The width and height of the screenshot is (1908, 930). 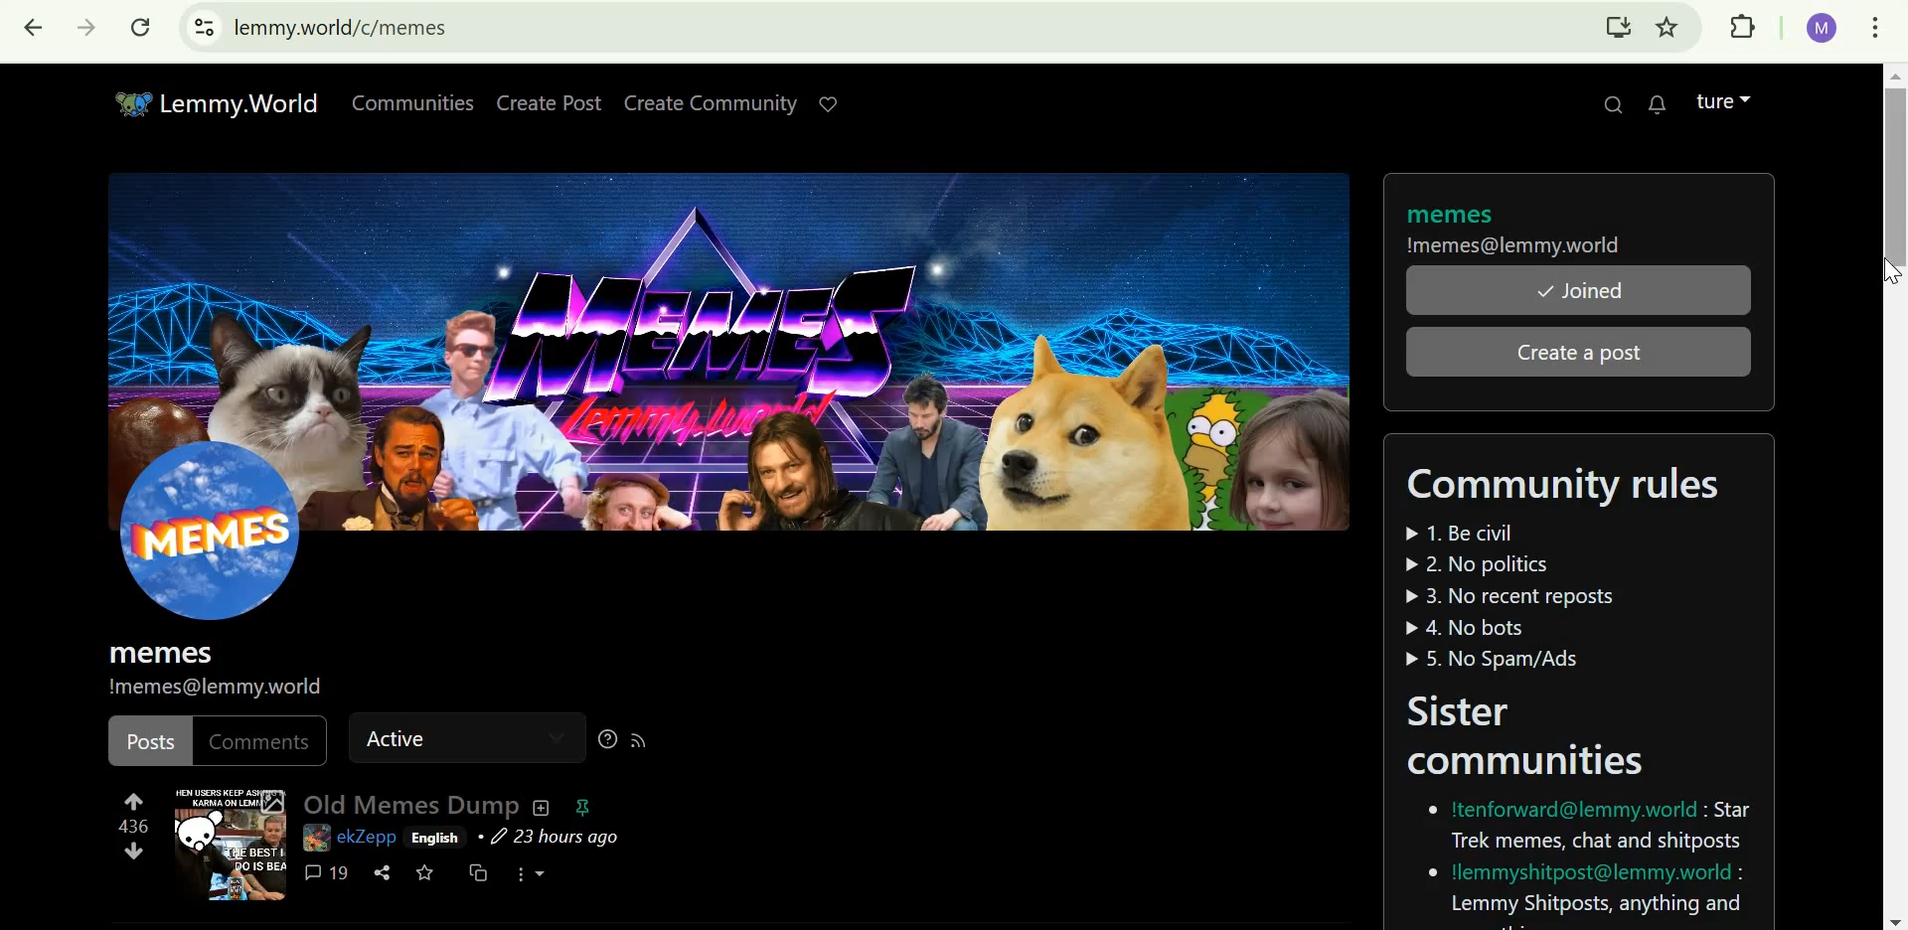 What do you see at coordinates (134, 852) in the screenshot?
I see `downvote` at bounding box center [134, 852].